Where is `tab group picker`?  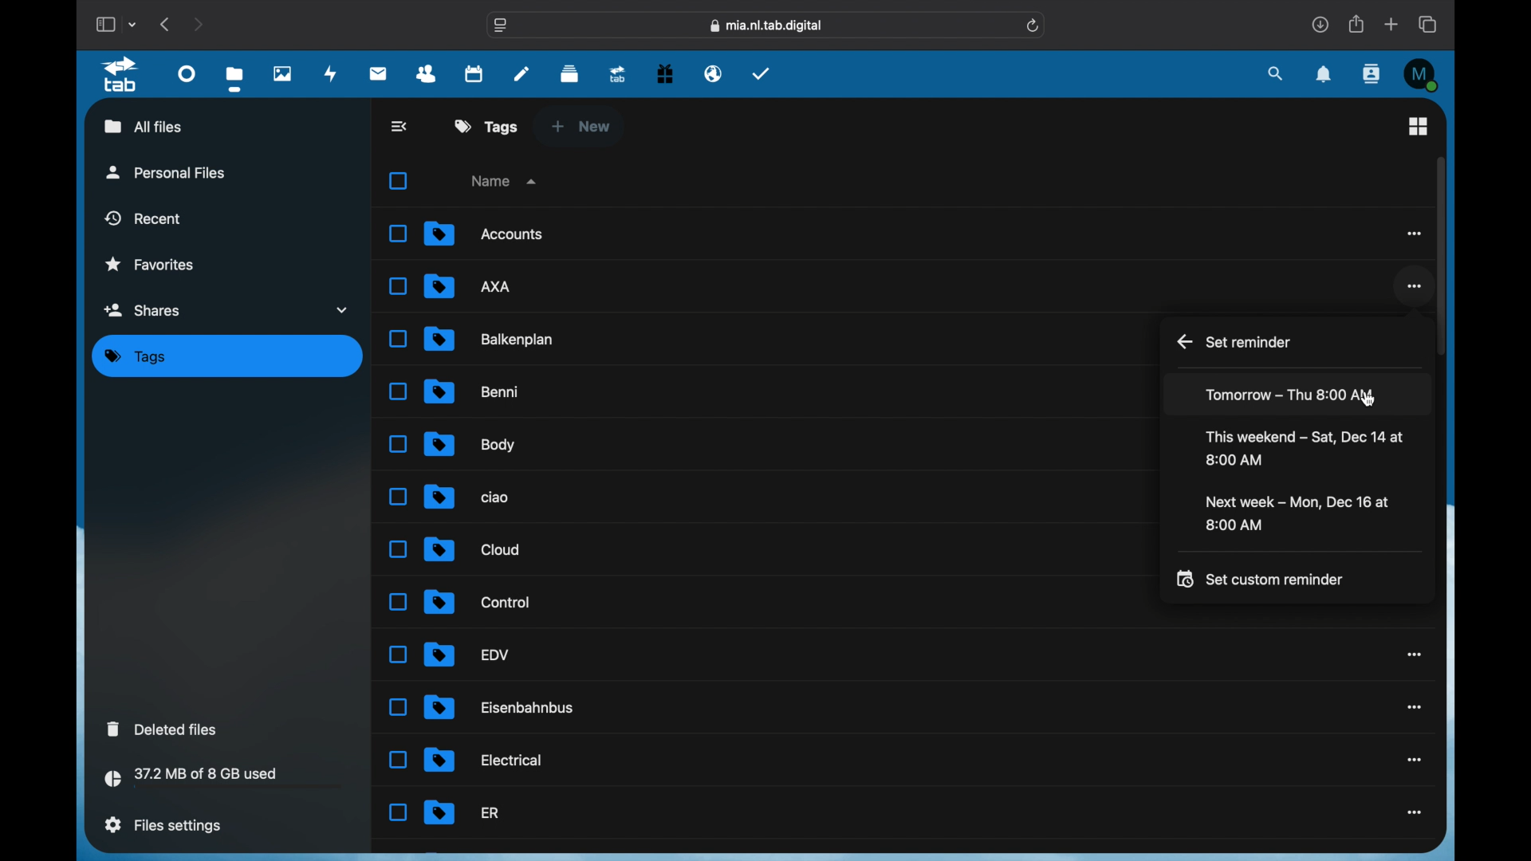 tab group picker is located at coordinates (132, 24).